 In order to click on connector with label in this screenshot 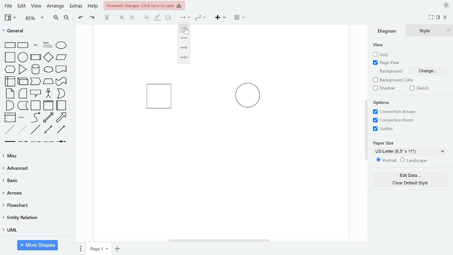, I will do `click(23, 142)`.